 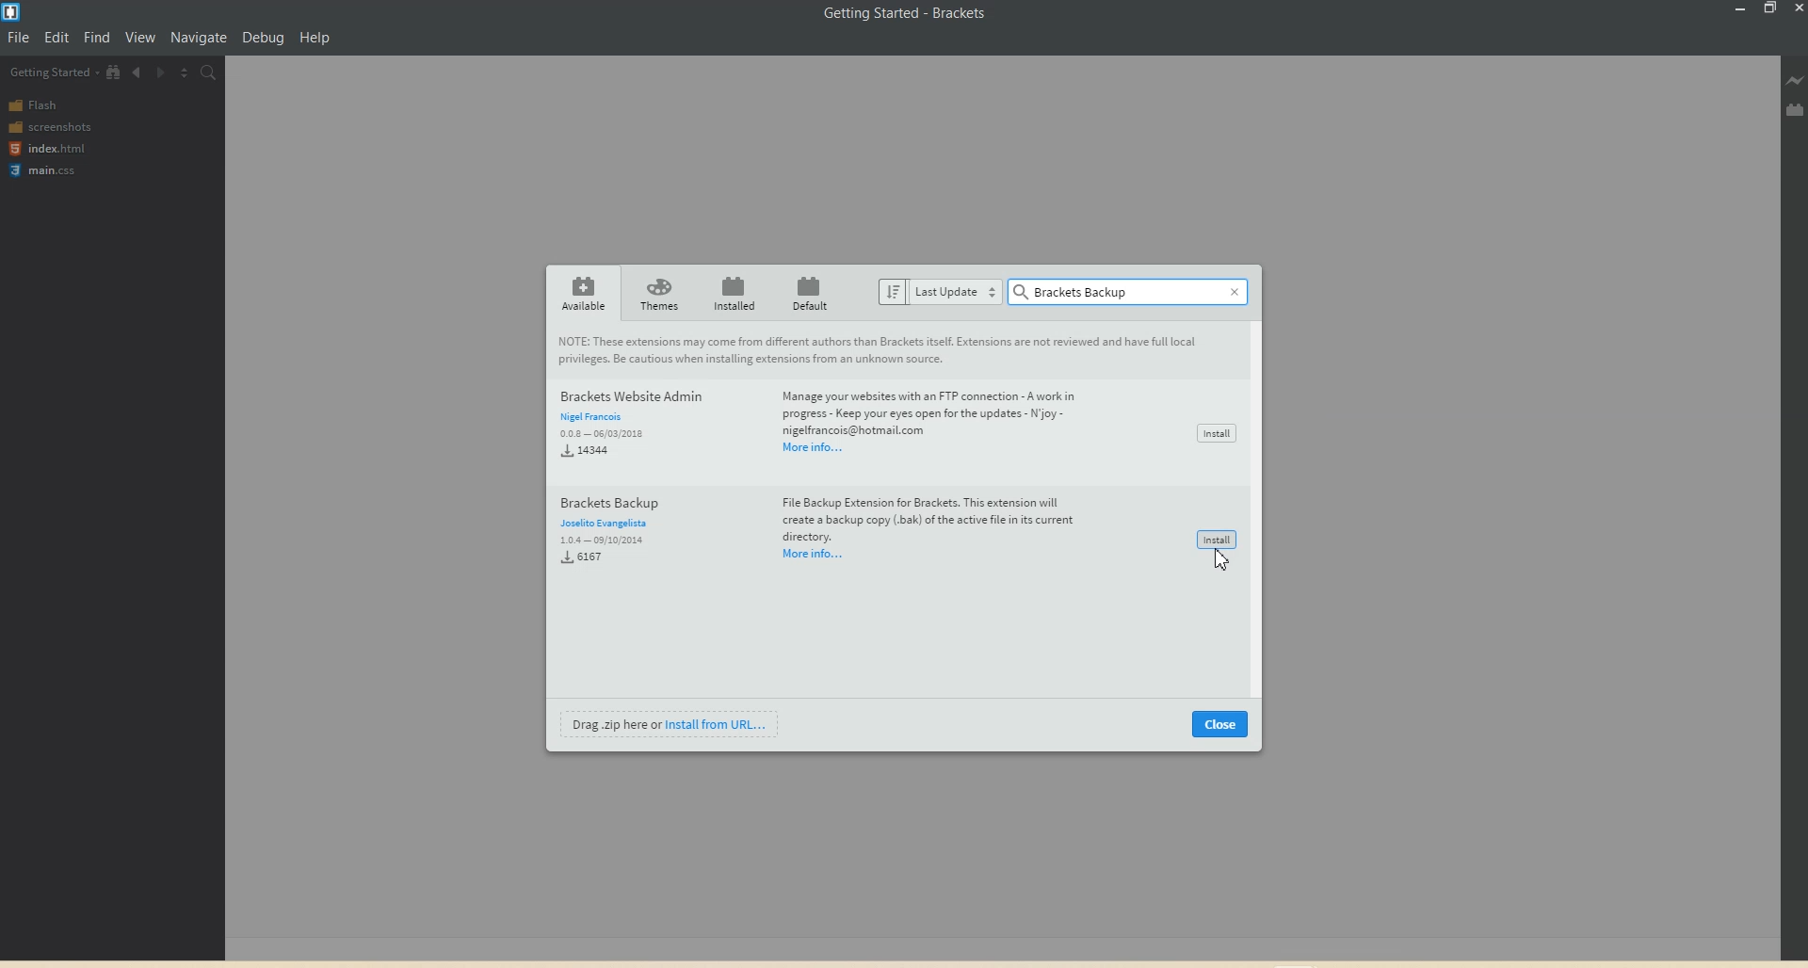 What do you see at coordinates (734, 293) in the screenshot?
I see `Installed` at bounding box center [734, 293].